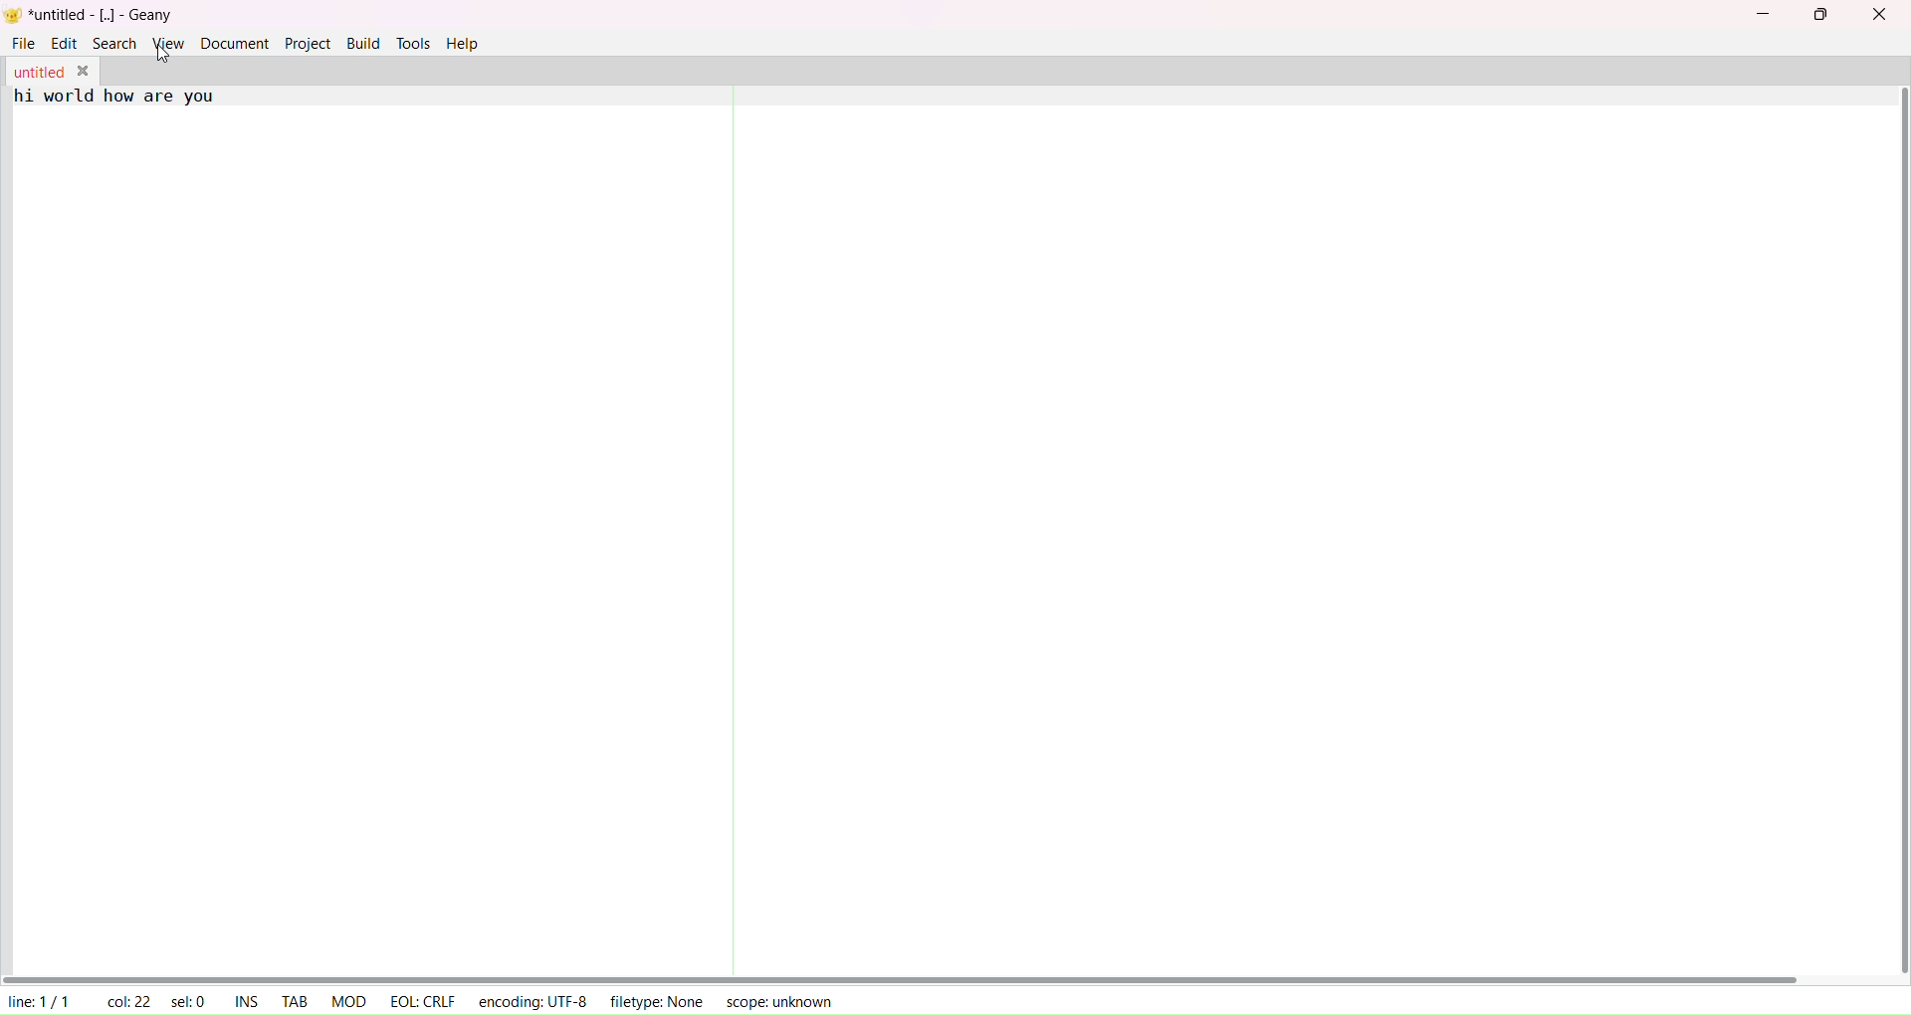 This screenshot has width=1911, height=1015. Describe the element at coordinates (113, 43) in the screenshot. I see `search` at that location.